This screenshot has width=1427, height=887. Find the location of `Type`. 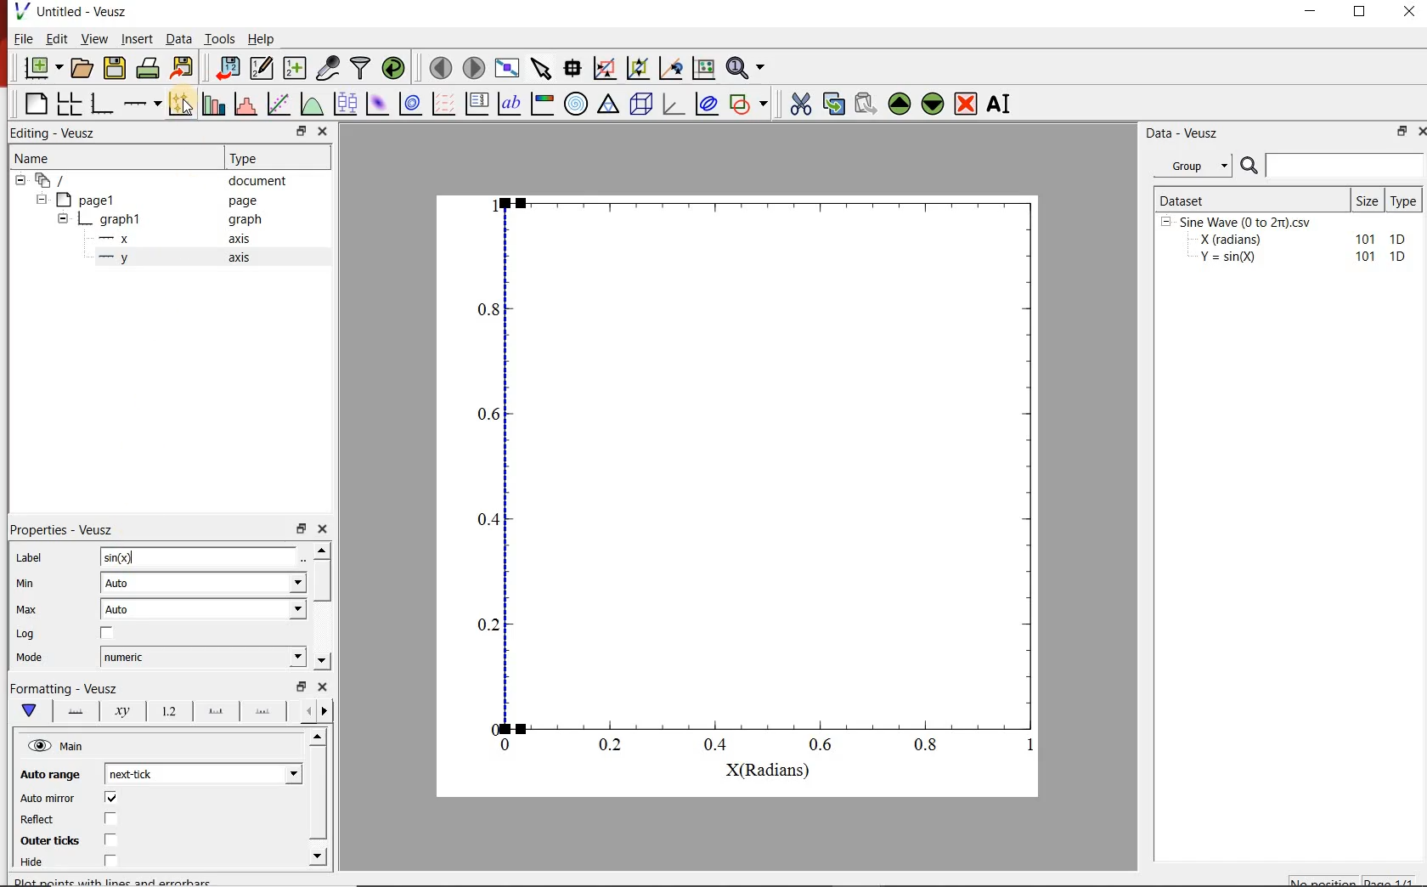

Type is located at coordinates (248, 156).